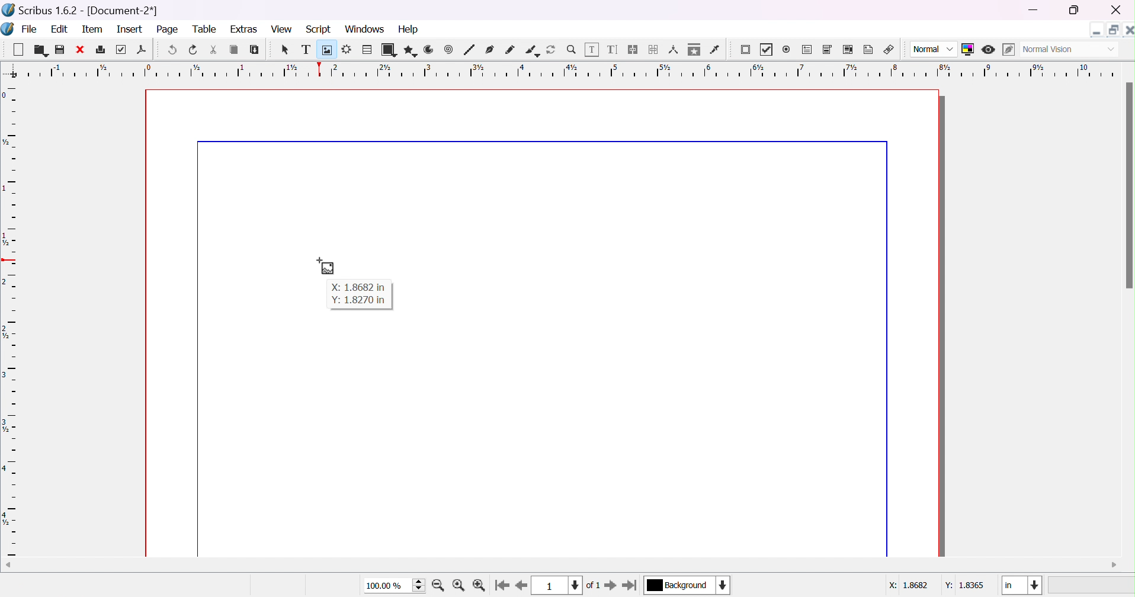 Image resolution: width=1135 pixels, height=597 pixels. I want to click on image frame, so click(327, 50).